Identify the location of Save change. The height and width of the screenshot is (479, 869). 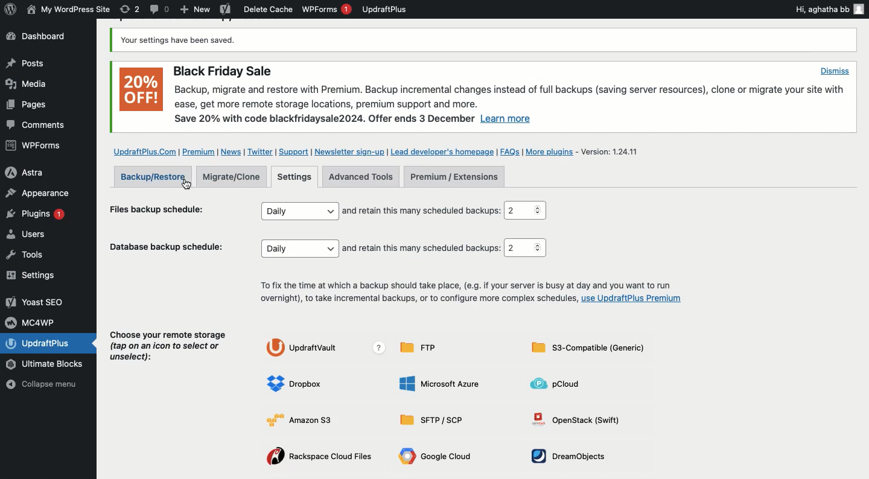
(1037, 37).